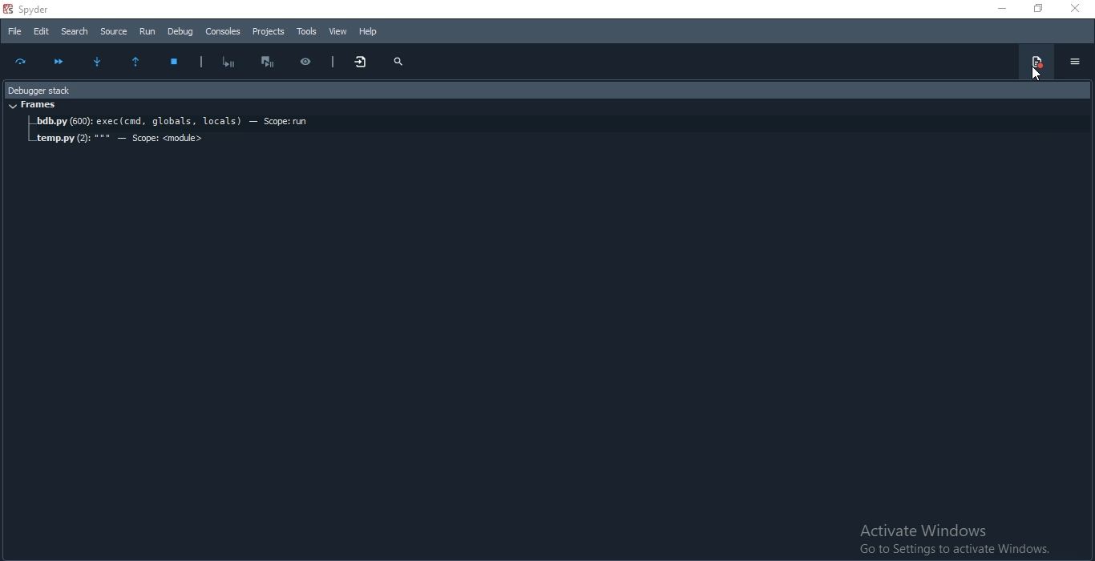 This screenshot has height=561, width=1095. What do you see at coordinates (362, 63) in the screenshot?
I see `More` at bounding box center [362, 63].